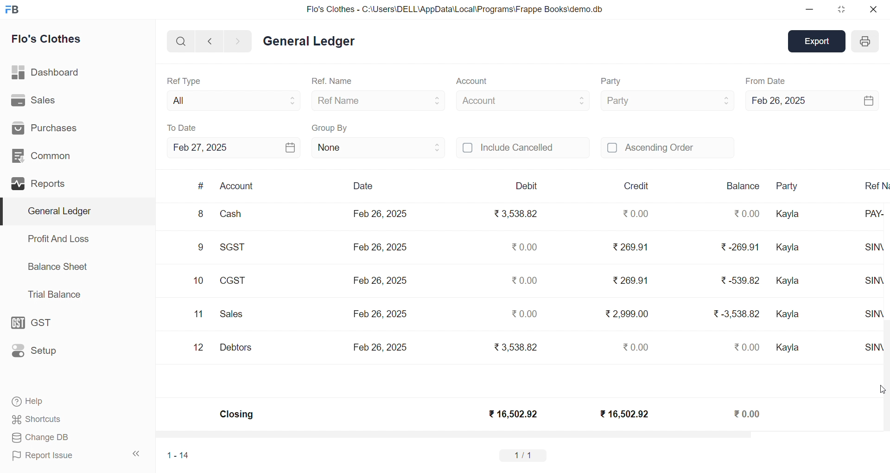 The image size is (890, 473). What do you see at coordinates (184, 80) in the screenshot?
I see `Ref Type` at bounding box center [184, 80].